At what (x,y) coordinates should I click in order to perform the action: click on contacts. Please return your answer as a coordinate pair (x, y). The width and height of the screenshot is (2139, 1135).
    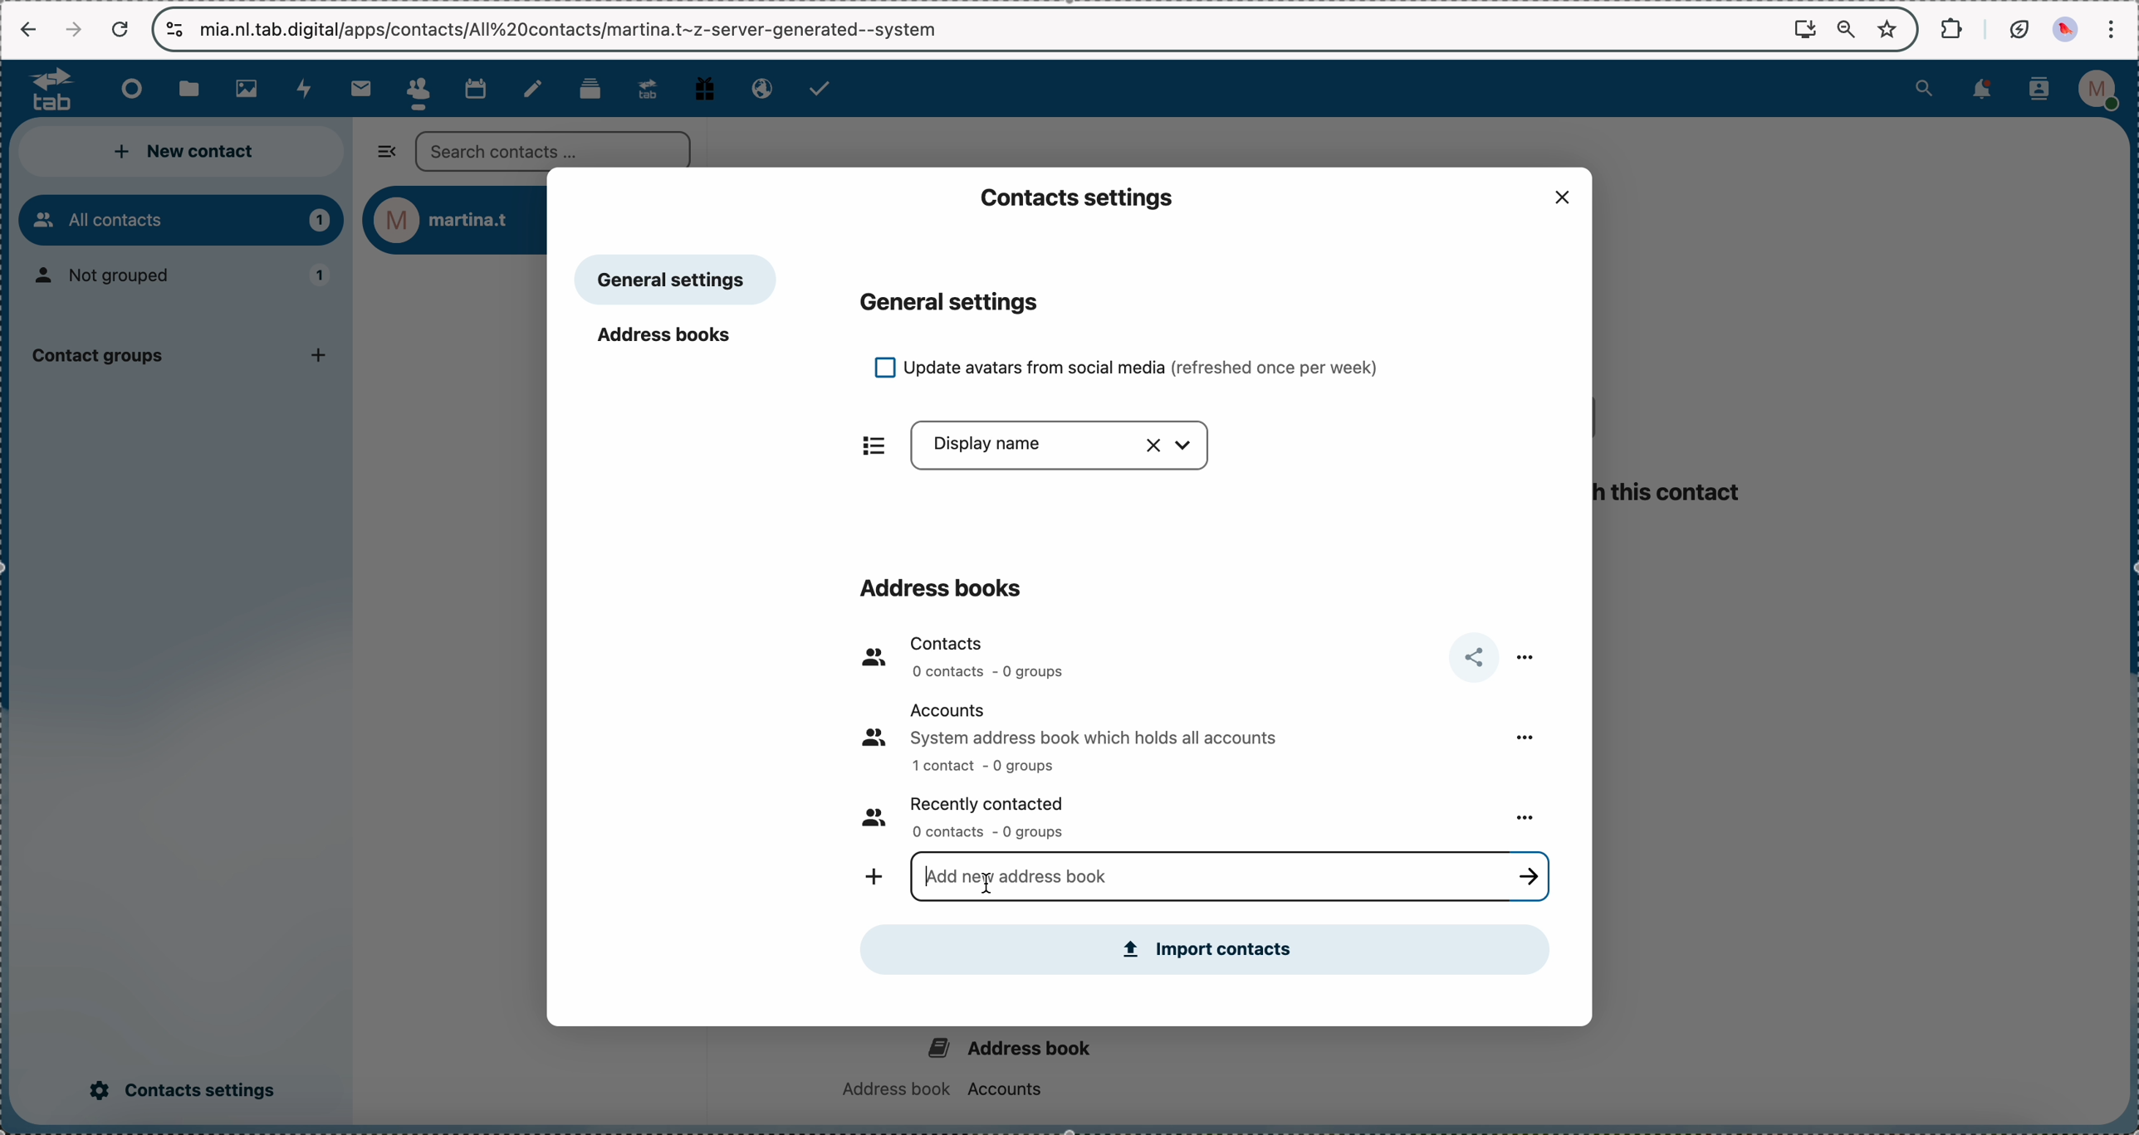
    Looking at the image, I should click on (2037, 90).